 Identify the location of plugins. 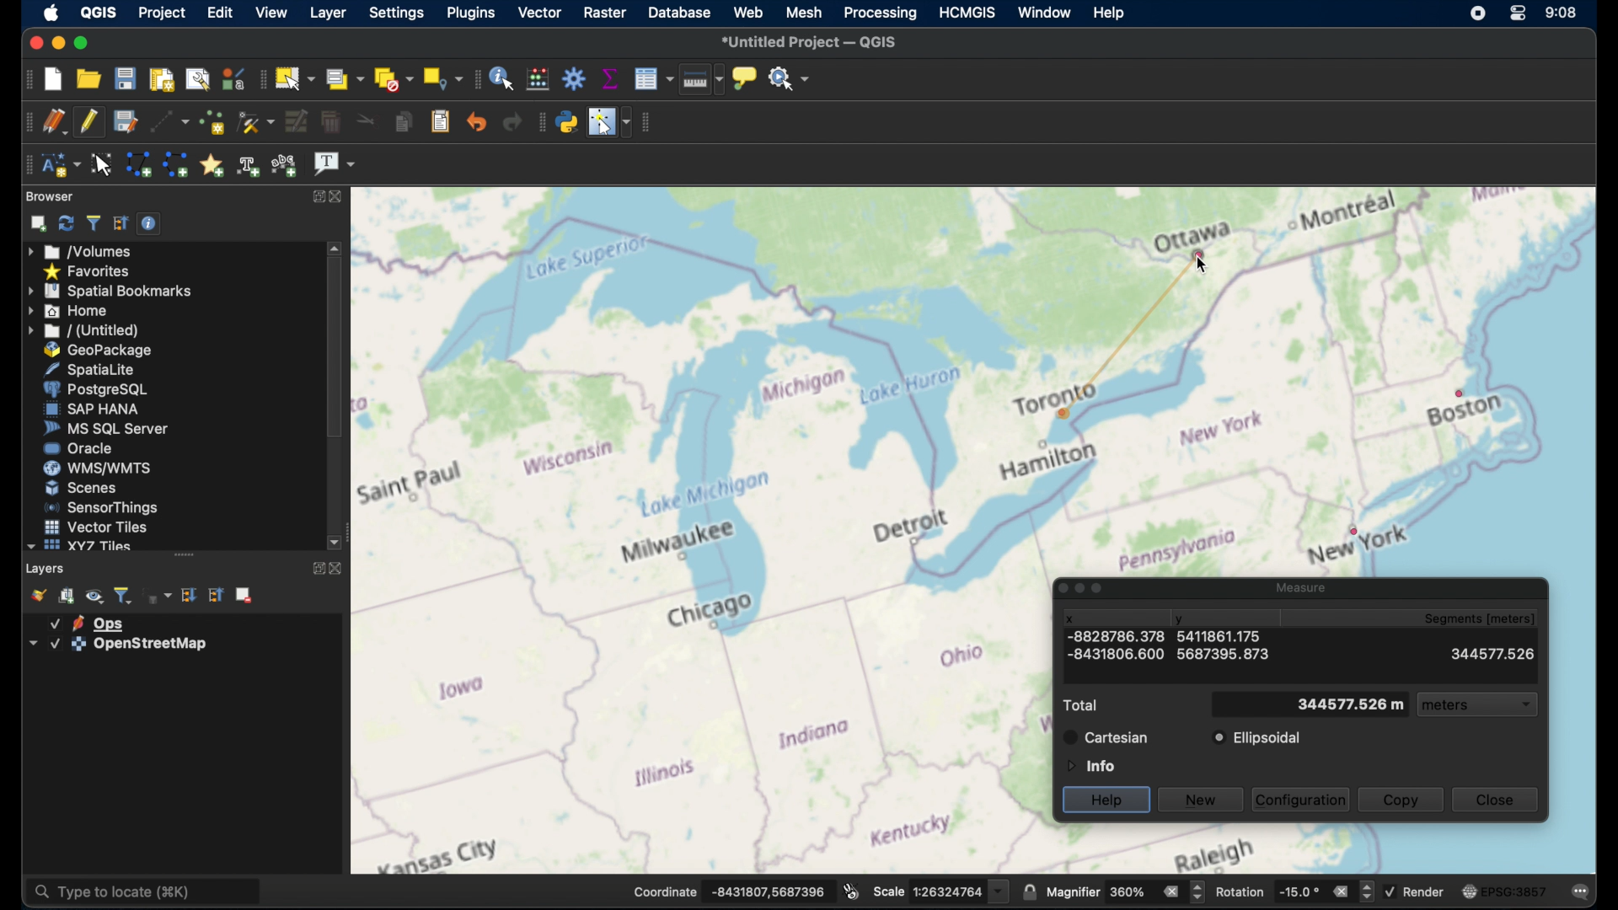
(469, 13).